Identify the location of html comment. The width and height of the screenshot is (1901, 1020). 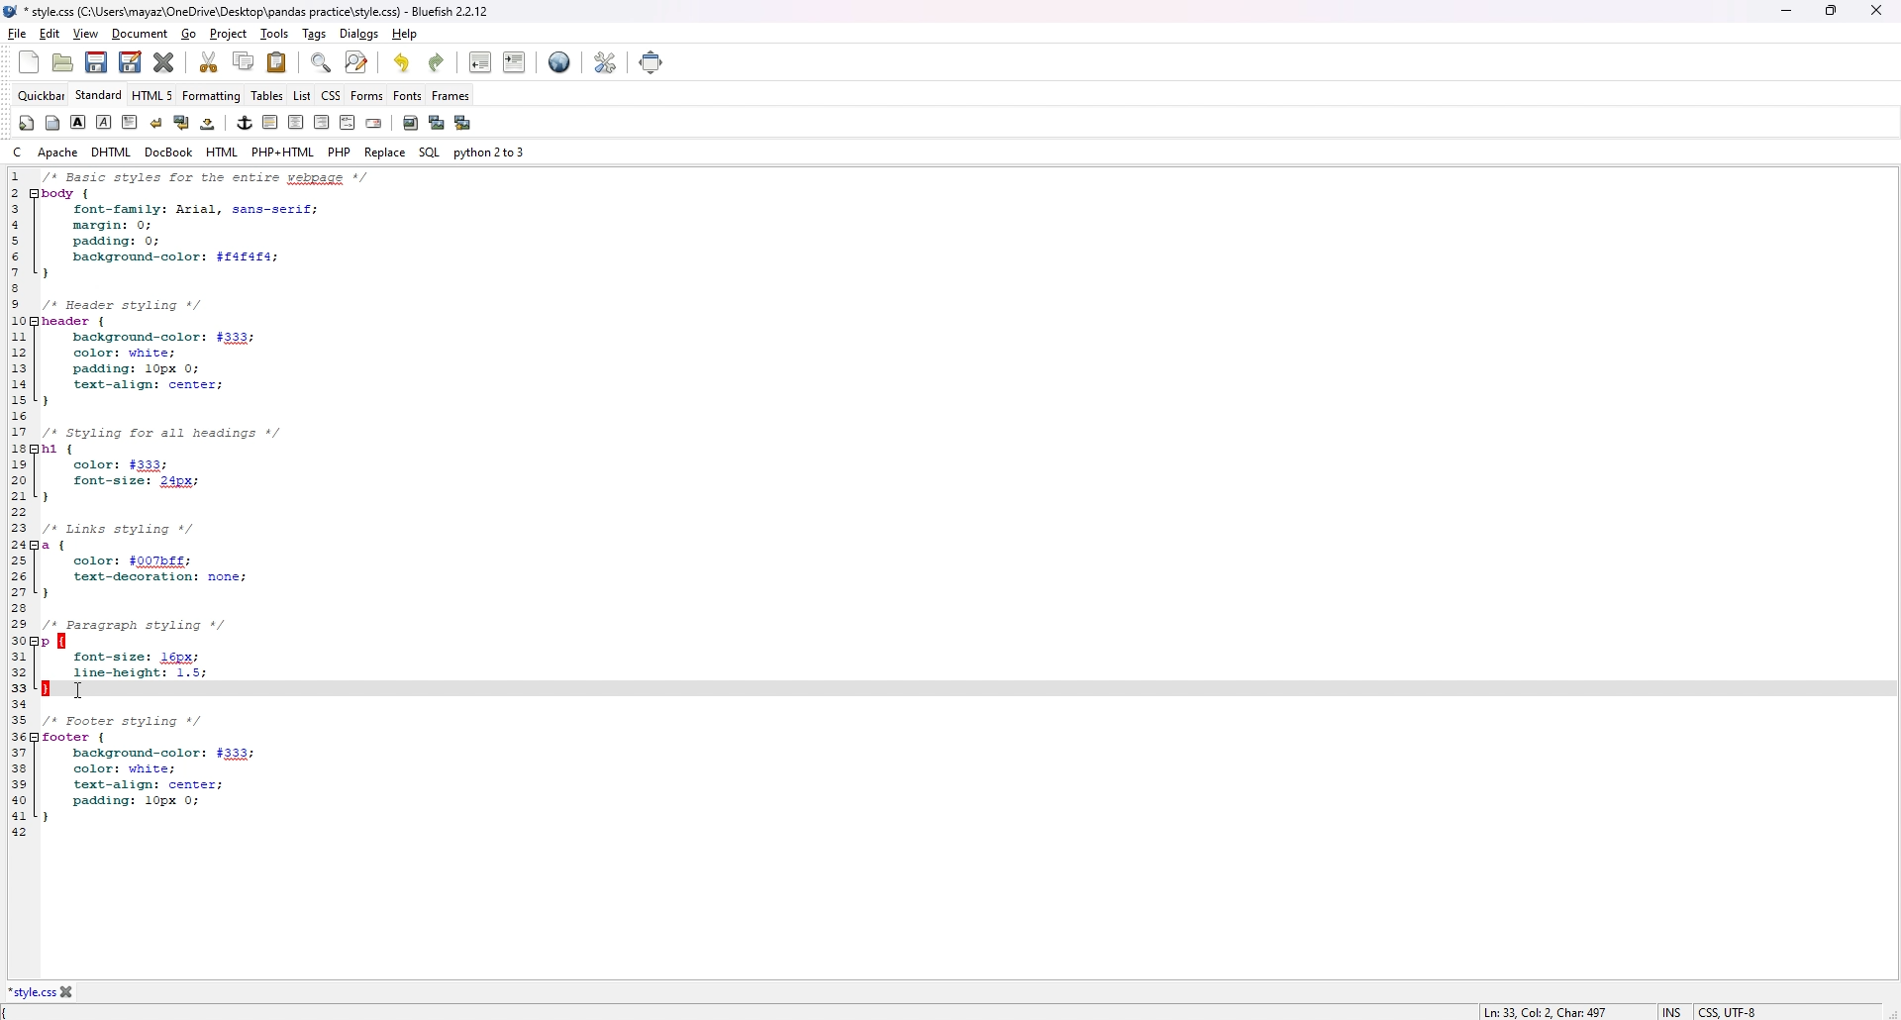
(349, 123).